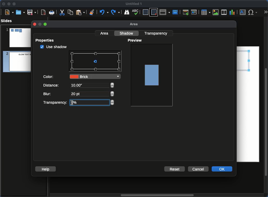  I want to click on Chart, so click(232, 12).